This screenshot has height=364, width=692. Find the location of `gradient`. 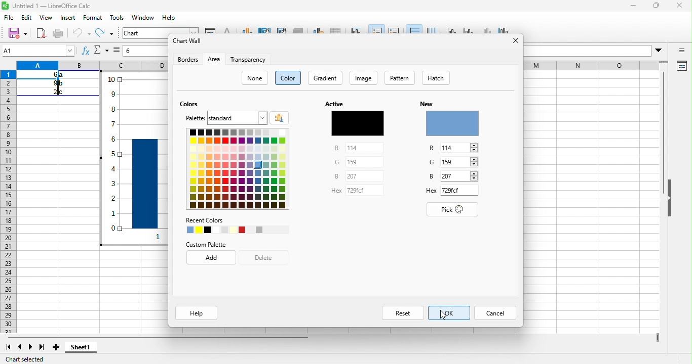

gradient is located at coordinates (326, 78).